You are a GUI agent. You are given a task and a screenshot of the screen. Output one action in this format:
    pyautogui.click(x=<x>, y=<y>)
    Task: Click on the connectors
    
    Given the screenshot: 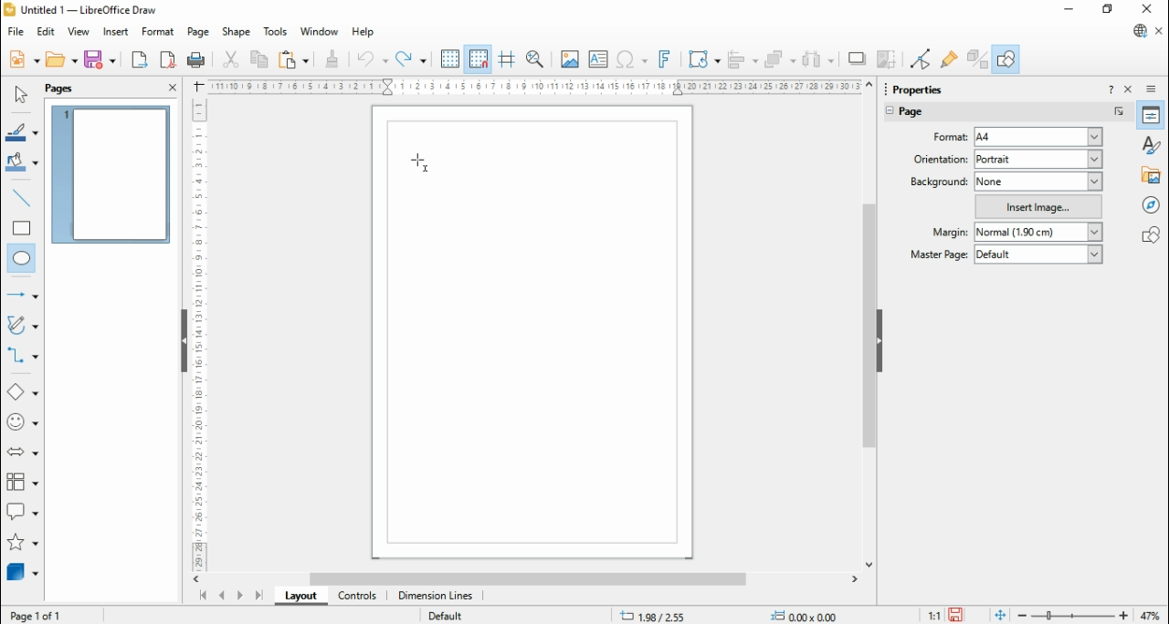 What is the action you would take?
    pyautogui.click(x=23, y=356)
    